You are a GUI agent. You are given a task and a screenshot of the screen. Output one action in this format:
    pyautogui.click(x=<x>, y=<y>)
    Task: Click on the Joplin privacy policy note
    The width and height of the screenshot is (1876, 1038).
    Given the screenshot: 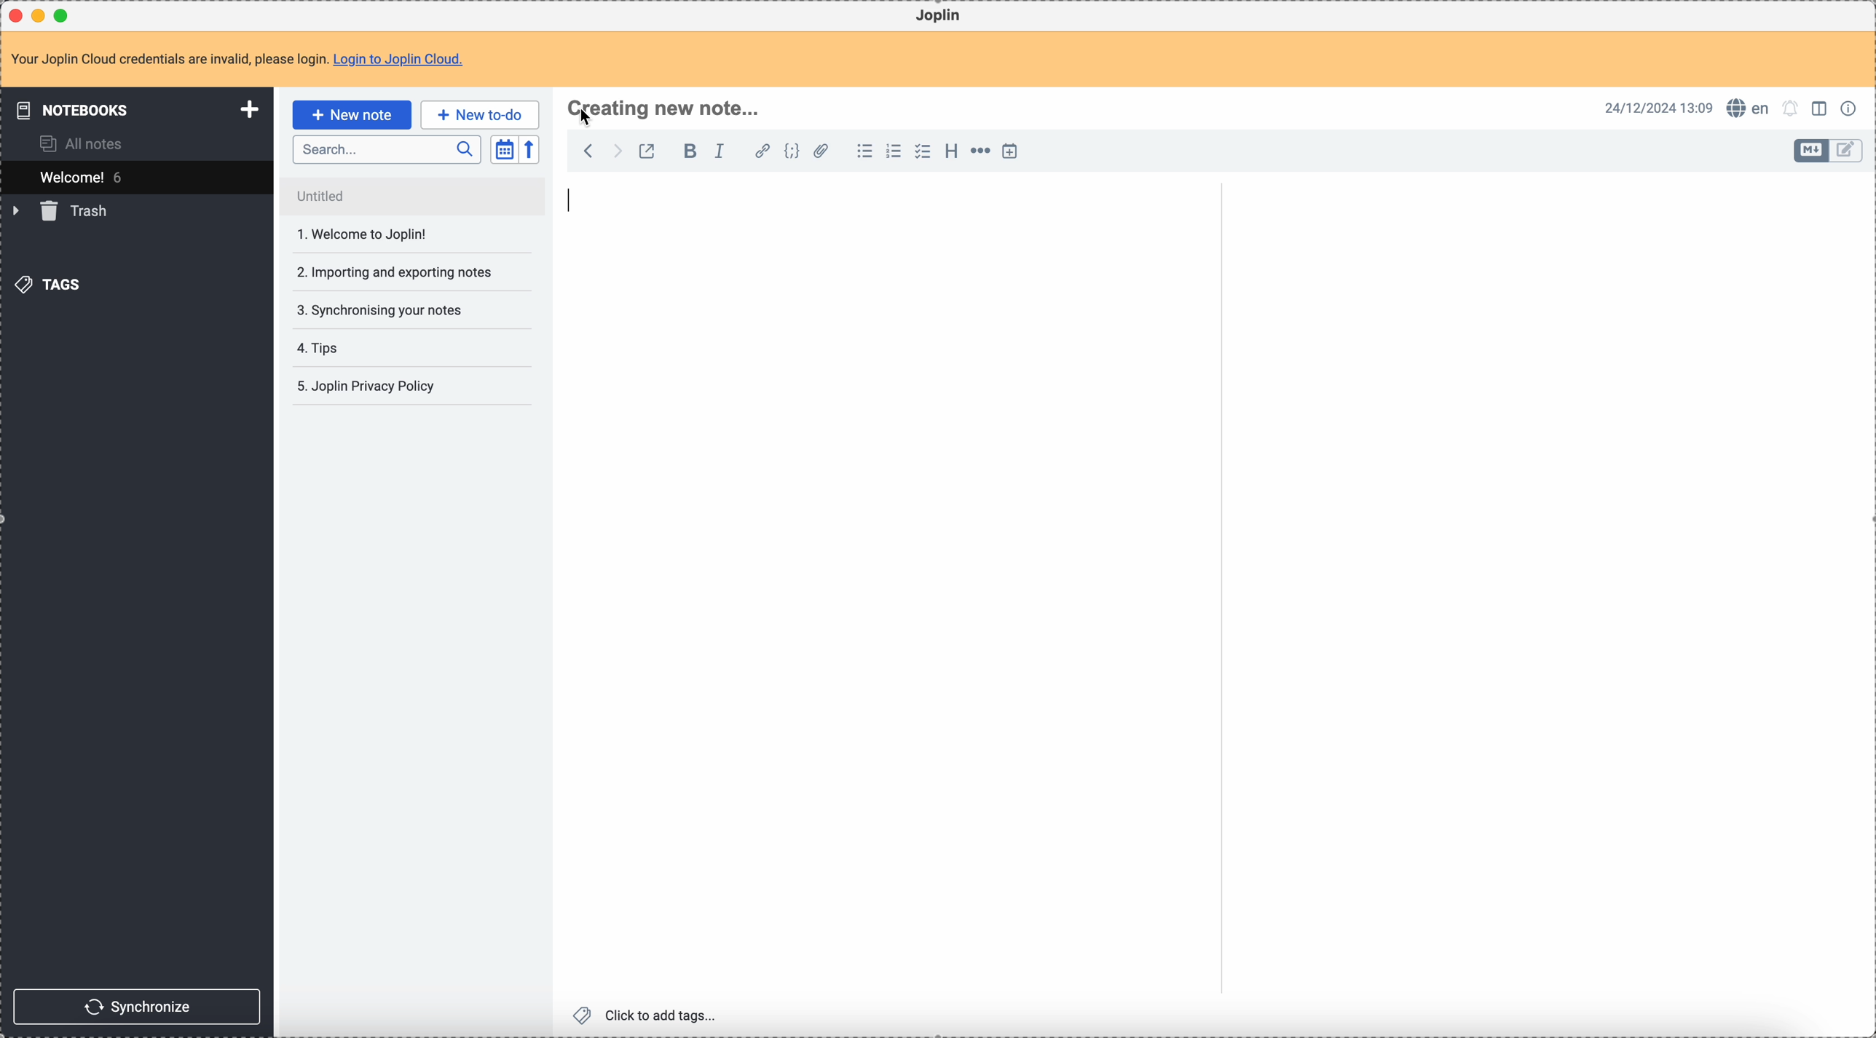 What is the action you would take?
    pyautogui.click(x=369, y=387)
    